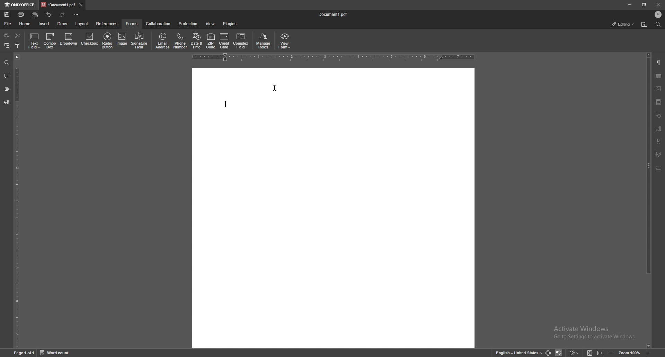 The height and width of the screenshot is (357, 665). What do you see at coordinates (20, 4) in the screenshot?
I see `only office` at bounding box center [20, 4].